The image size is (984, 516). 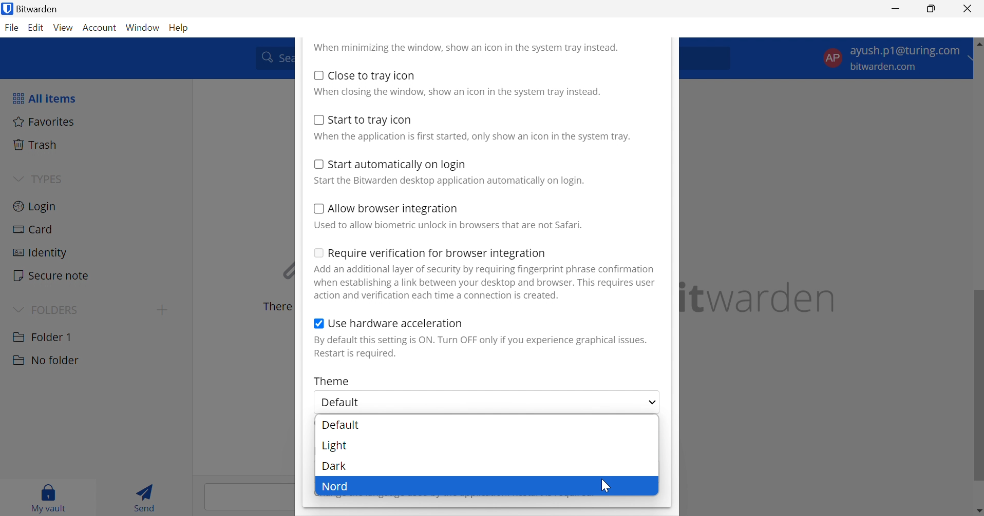 I want to click on Drop Down, so click(x=652, y=403).